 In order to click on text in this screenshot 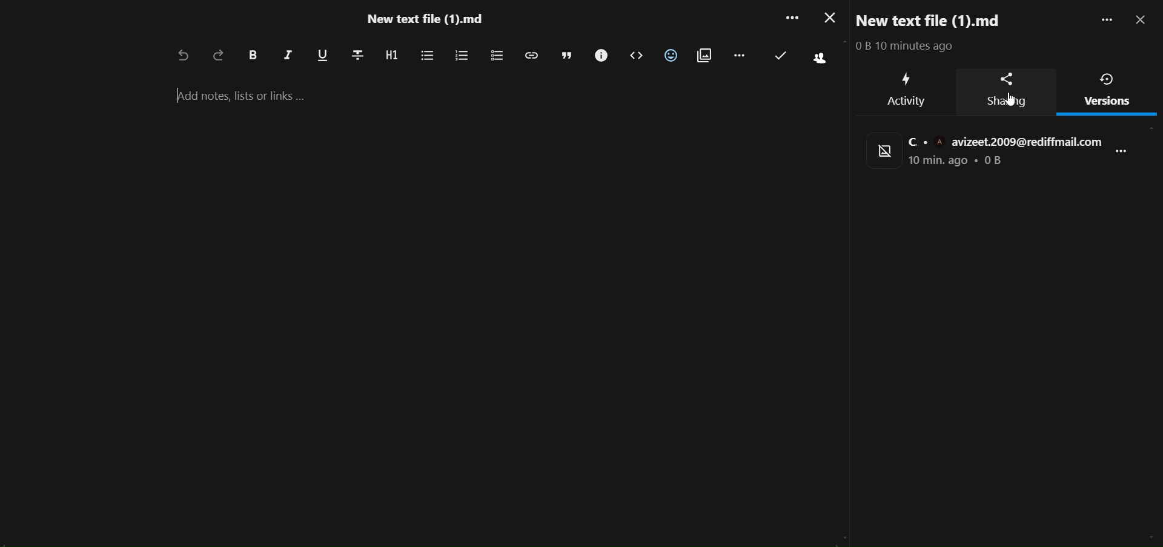, I will do `click(911, 48)`.